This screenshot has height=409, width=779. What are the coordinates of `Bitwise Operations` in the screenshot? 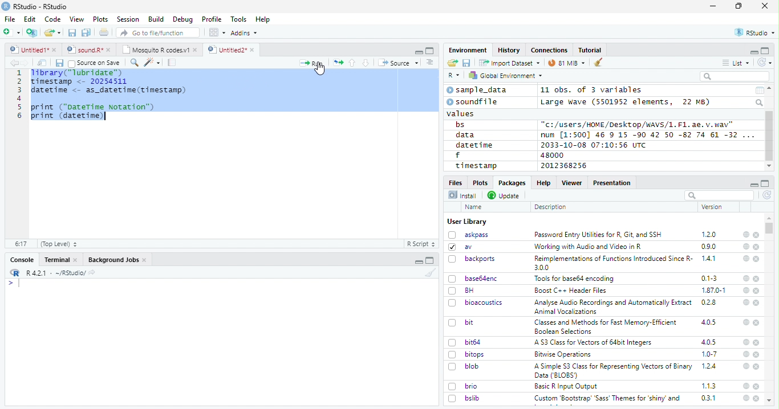 It's located at (564, 354).